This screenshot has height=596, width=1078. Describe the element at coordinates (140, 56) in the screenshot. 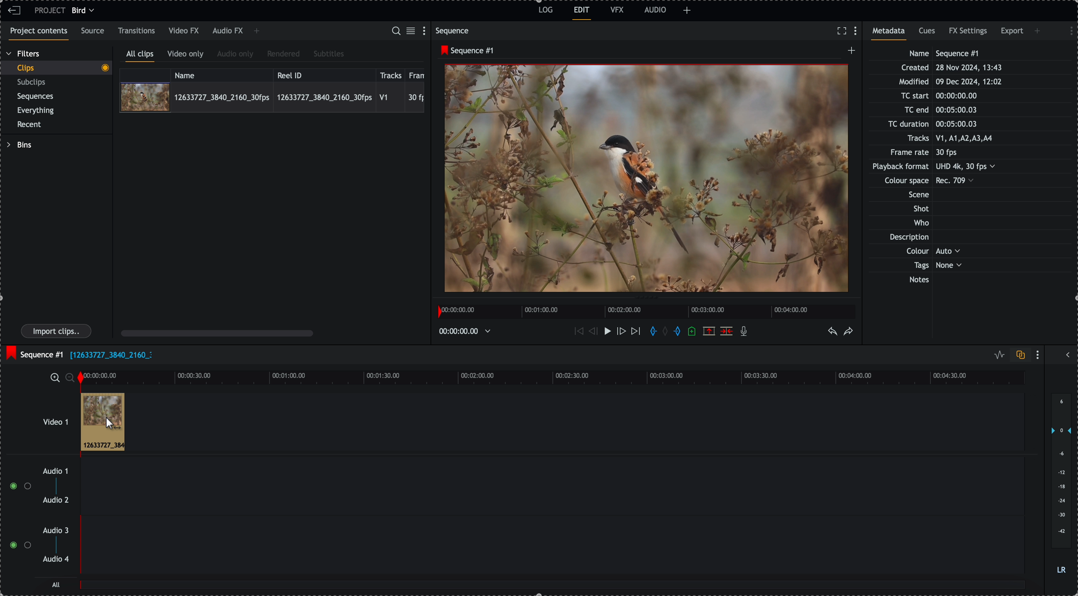

I see `all clips` at that location.